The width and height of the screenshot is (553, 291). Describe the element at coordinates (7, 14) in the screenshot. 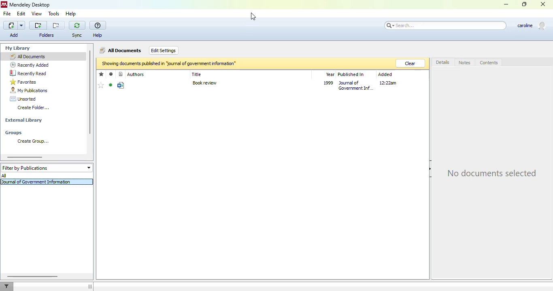

I see `file` at that location.